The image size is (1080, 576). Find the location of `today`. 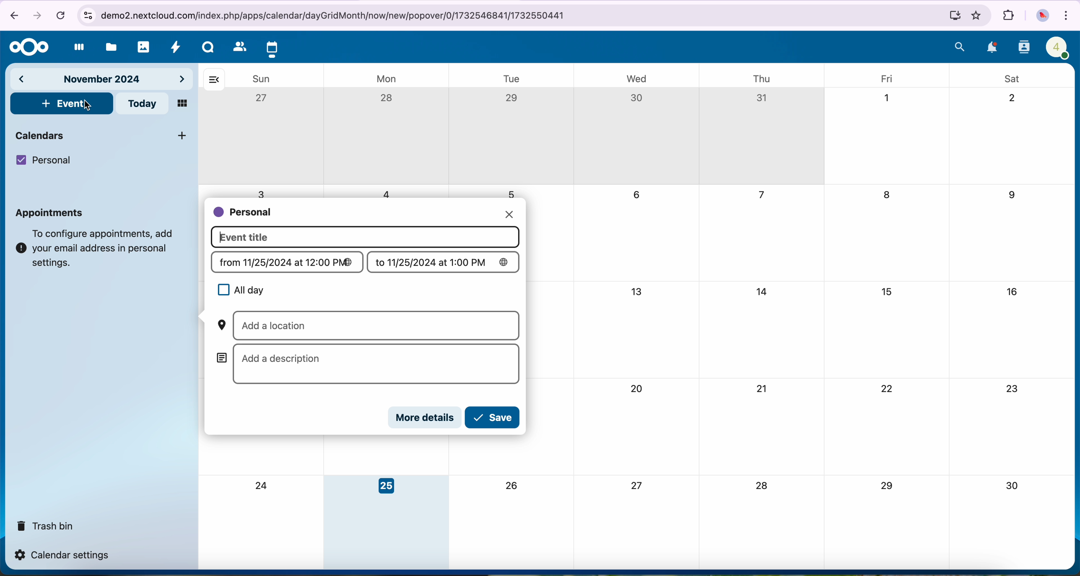

today is located at coordinates (142, 104).